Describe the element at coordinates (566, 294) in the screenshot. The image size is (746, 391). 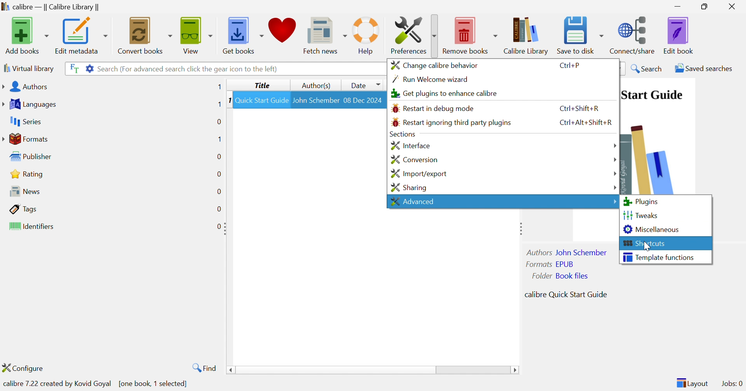
I see `calibre Quick Start Guide` at that location.